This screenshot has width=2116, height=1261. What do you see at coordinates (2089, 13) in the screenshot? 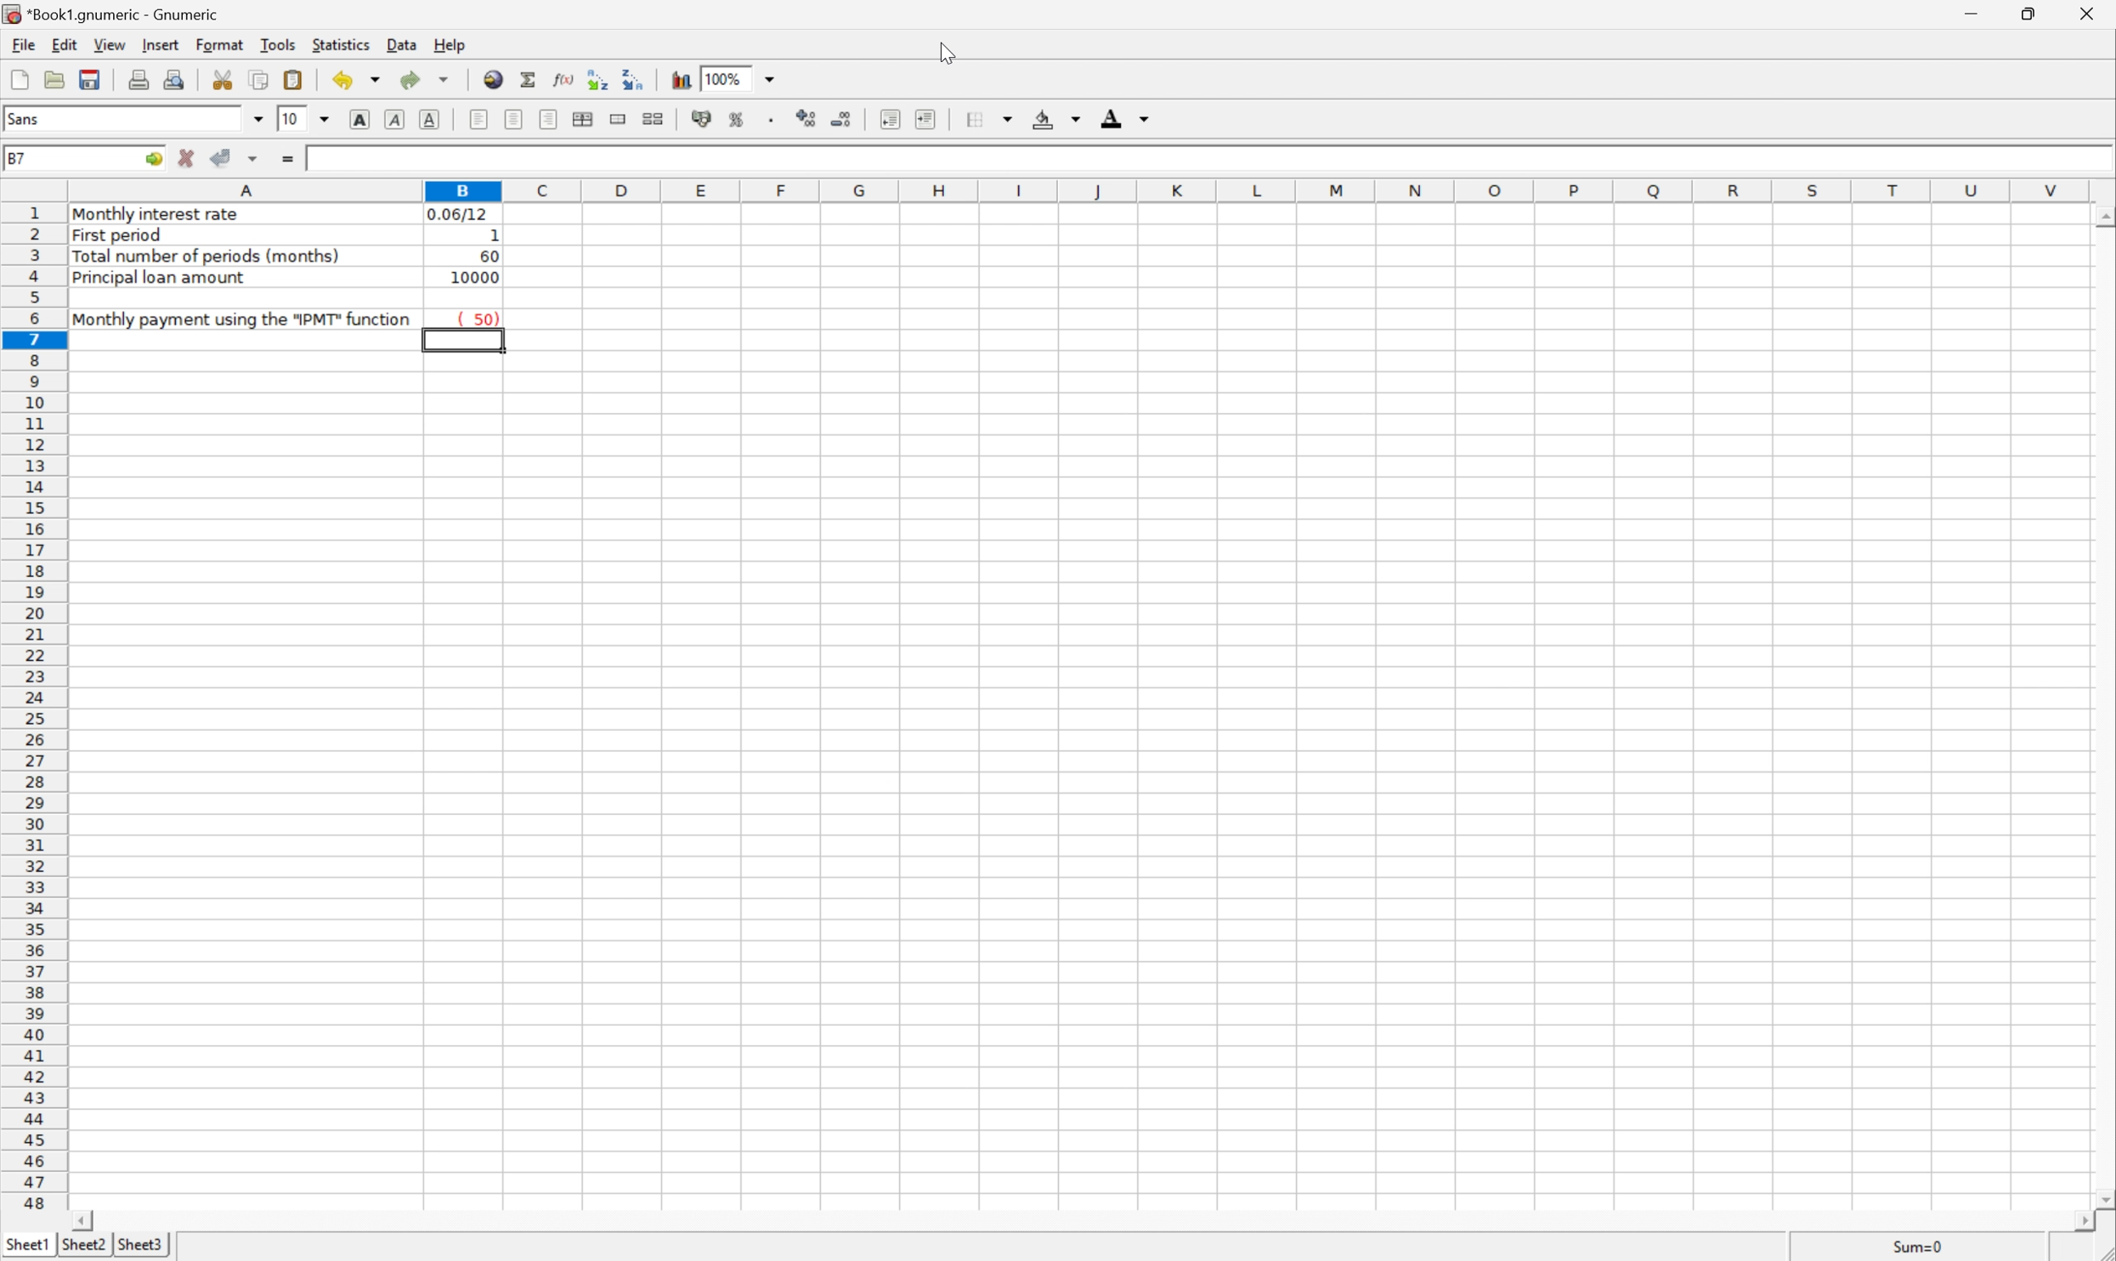
I see `Close` at bounding box center [2089, 13].